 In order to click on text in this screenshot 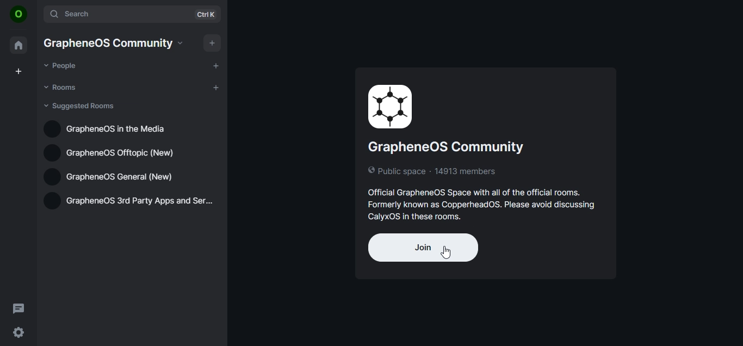, I will do `click(488, 155)`.